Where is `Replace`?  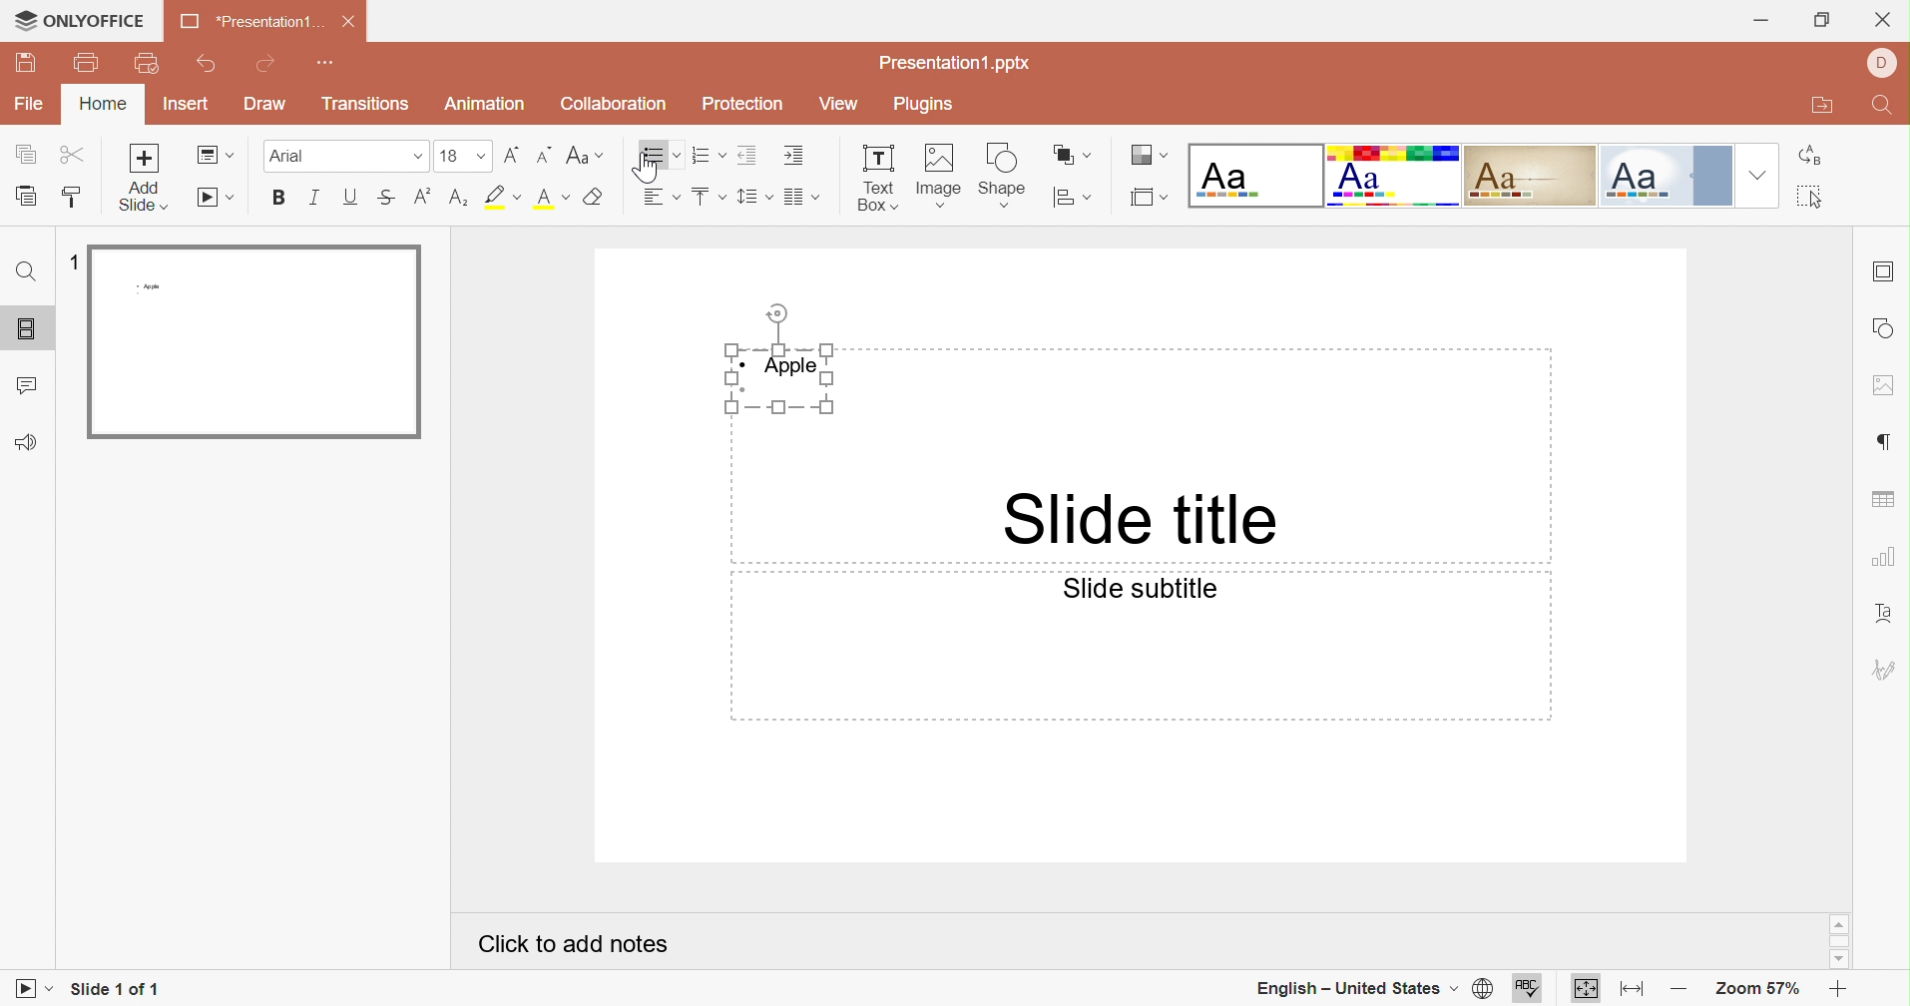
Replace is located at coordinates (1815, 159).